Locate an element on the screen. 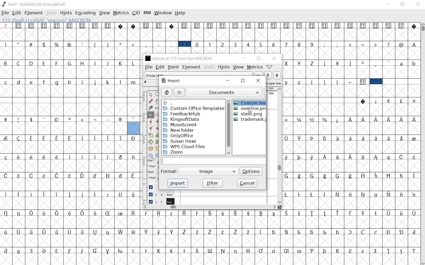 Image resolution: width=425 pixels, height=265 pixels. Symbol is located at coordinates (350, 157).